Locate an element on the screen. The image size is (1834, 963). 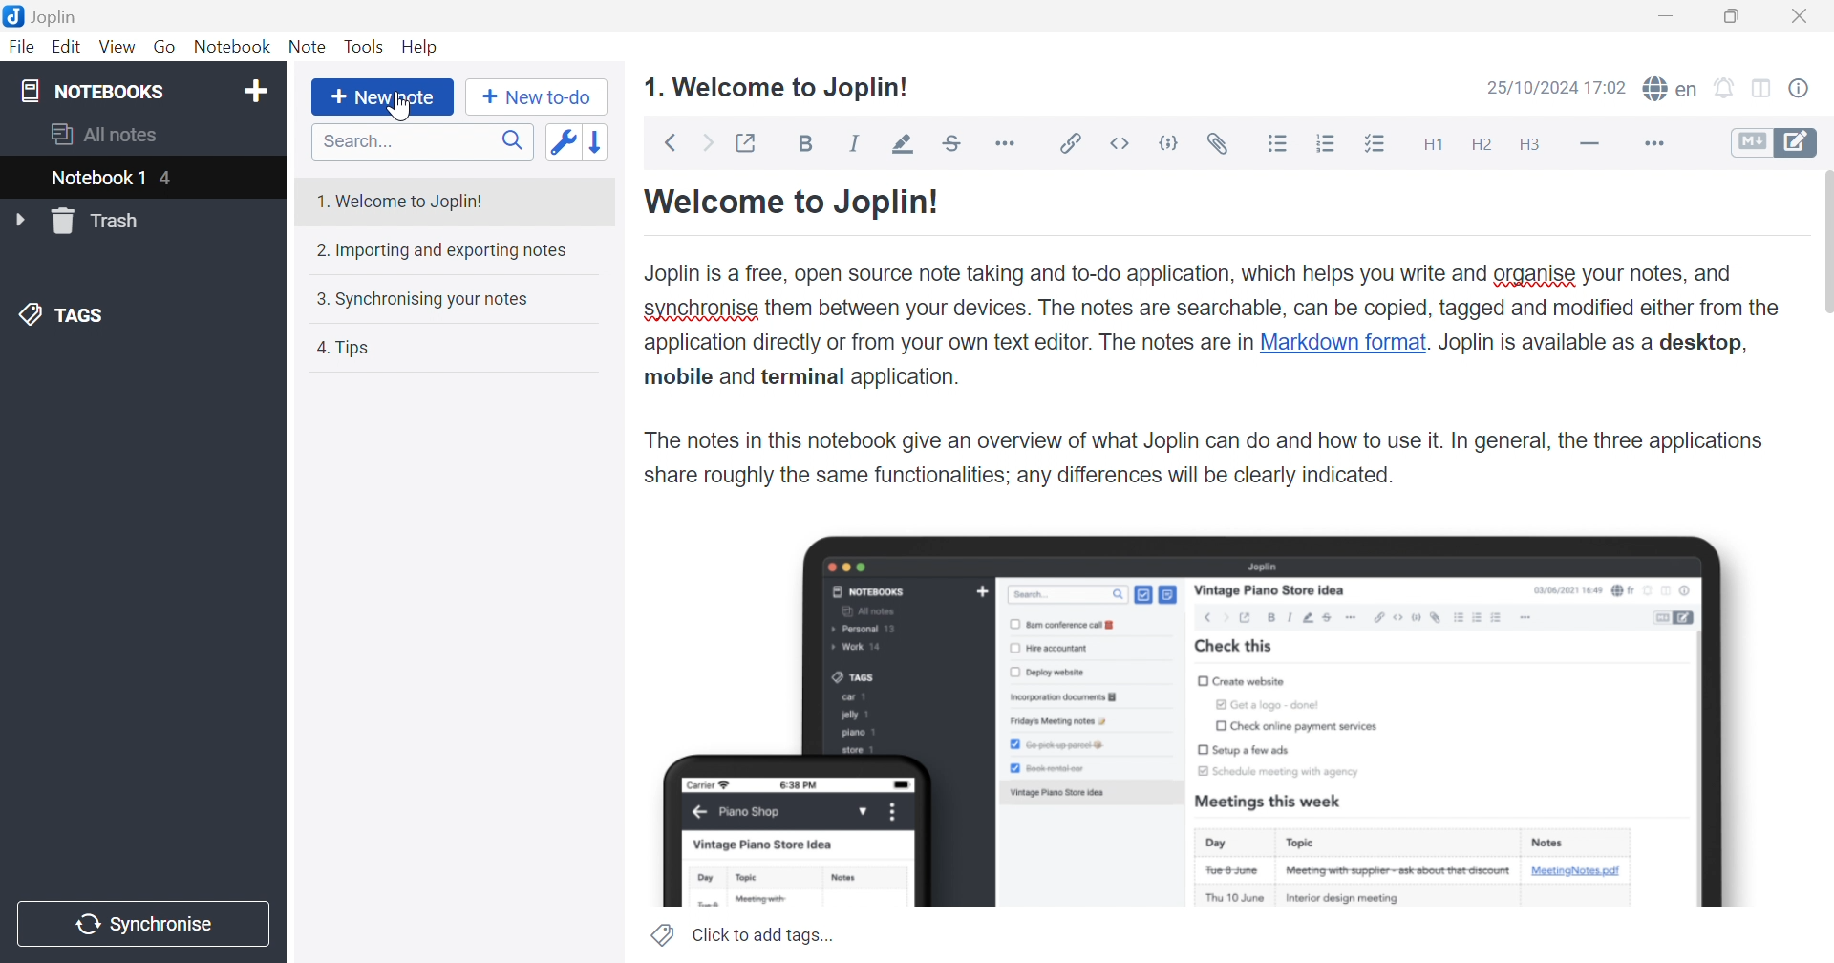
Reverse sort order is located at coordinates (601, 139).